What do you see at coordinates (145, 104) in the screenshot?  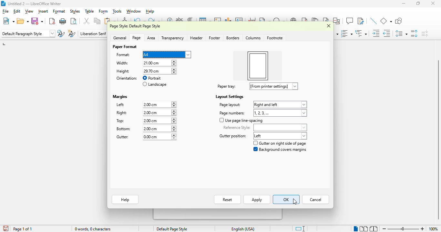 I see `left: 2.00cm` at bounding box center [145, 104].